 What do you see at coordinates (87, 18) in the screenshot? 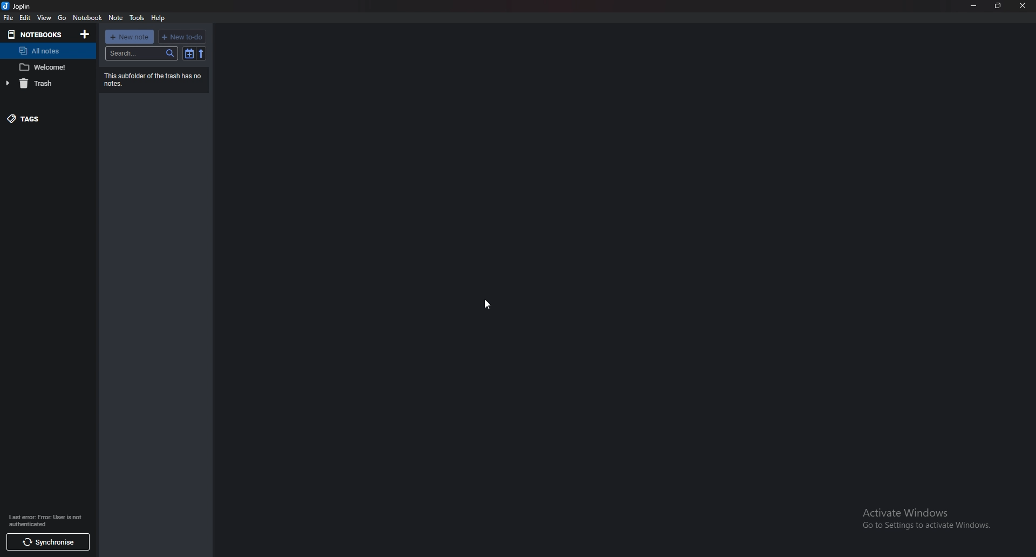
I see `Notebook` at bounding box center [87, 18].